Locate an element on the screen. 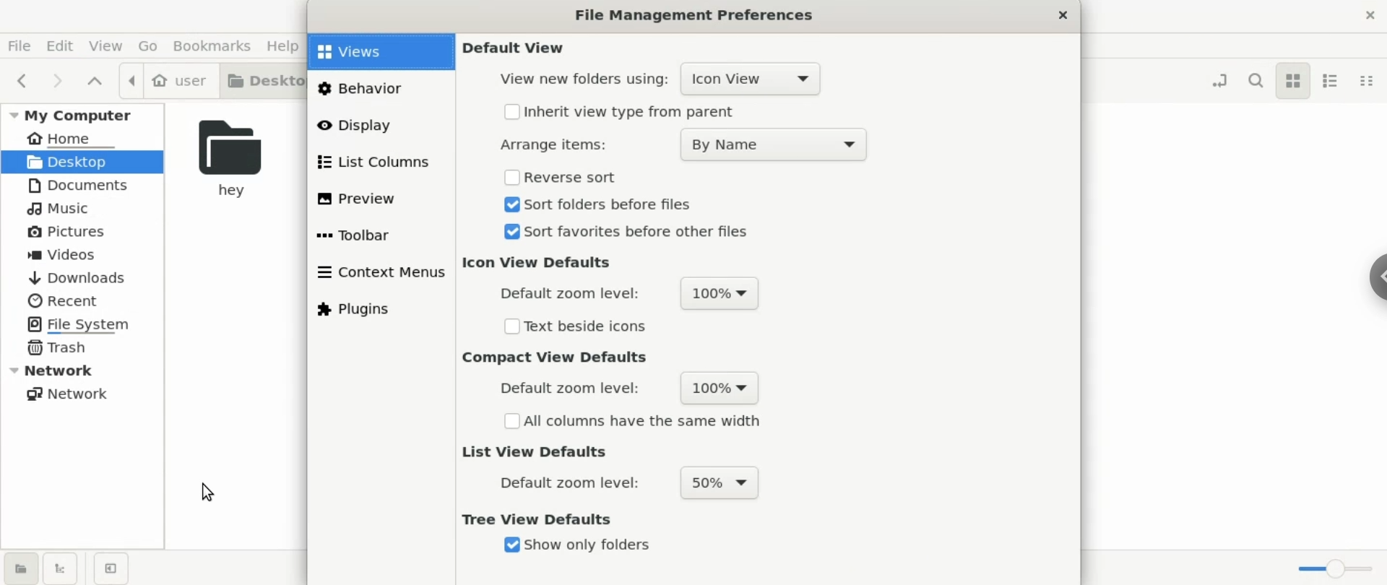 The image size is (1387, 585). close is located at coordinates (1367, 14).